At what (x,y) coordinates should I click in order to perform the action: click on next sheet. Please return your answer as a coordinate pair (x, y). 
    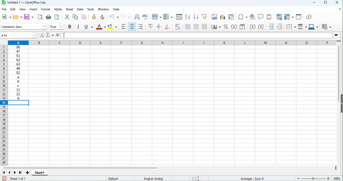
    Looking at the image, I should click on (15, 172).